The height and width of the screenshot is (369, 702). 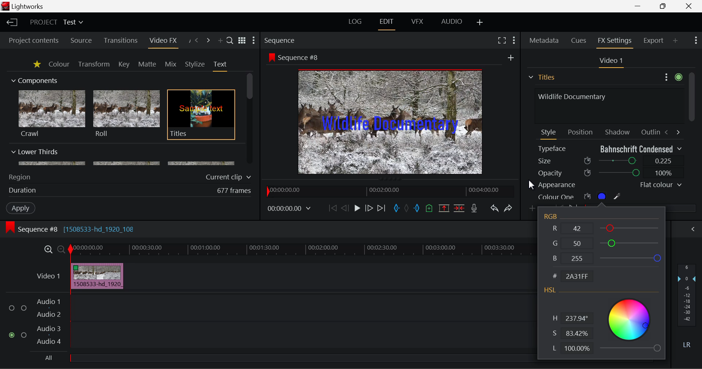 I want to click on Audio 3, so click(x=48, y=328).